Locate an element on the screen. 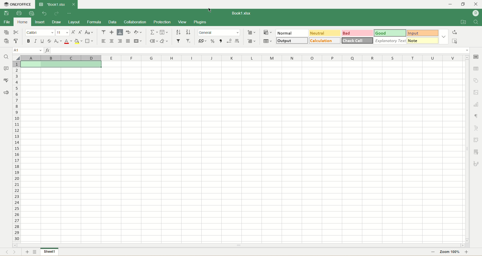  subscript is located at coordinates (58, 41).